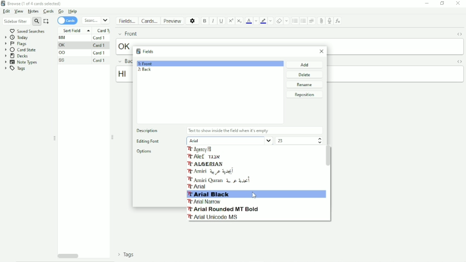 The width and height of the screenshot is (466, 262). What do you see at coordinates (124, 256) in the screenshot?
I see `Tags` at bounding box center [124, 256].